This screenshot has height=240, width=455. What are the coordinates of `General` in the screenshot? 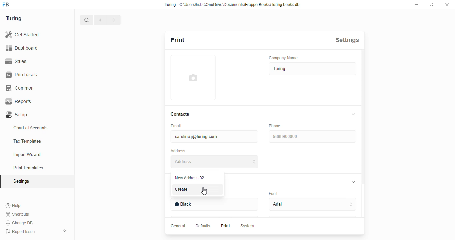 It's located at (179, 226).